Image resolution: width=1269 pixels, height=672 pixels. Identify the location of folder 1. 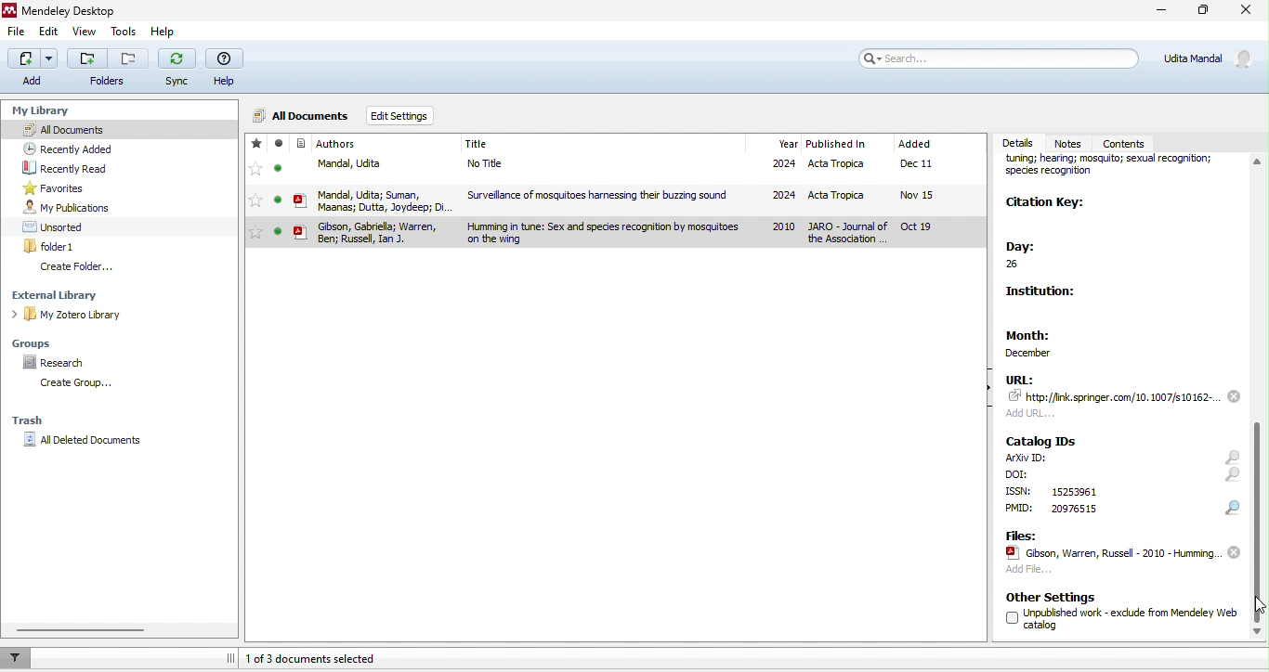
(52, 246).